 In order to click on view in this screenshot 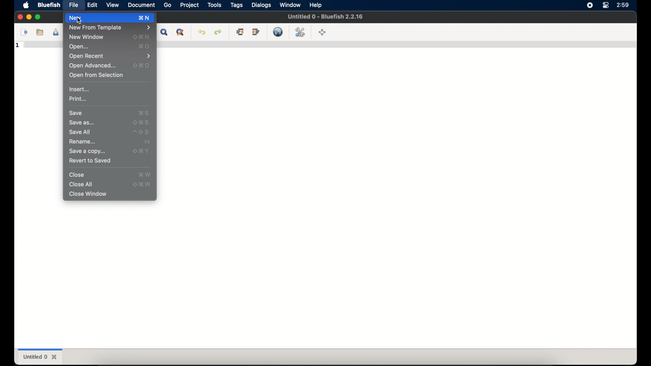, I will do `click(113, 5)`.